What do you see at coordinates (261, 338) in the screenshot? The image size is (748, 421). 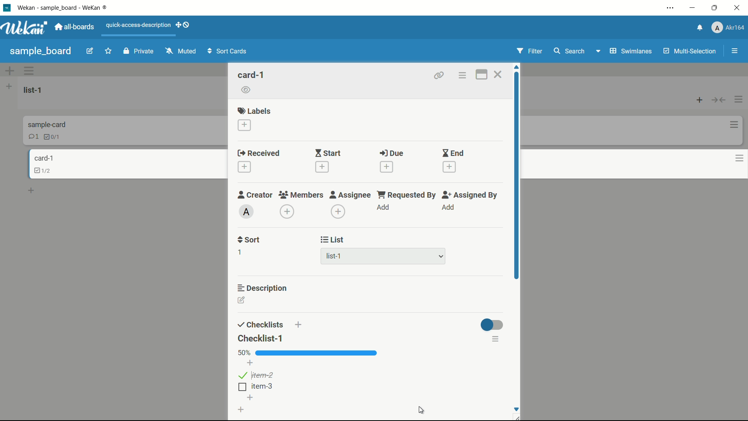 I see `checklist-1` at bounding box center [261, 338].